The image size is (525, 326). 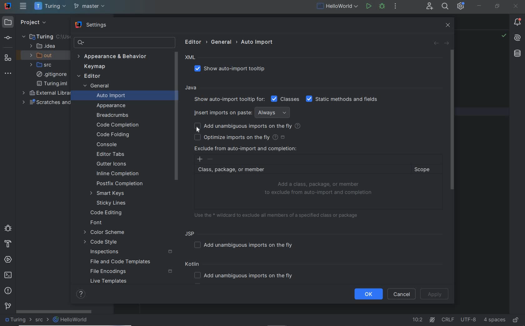 I want to click on Turing(project folder), so click(x=41, y=36).